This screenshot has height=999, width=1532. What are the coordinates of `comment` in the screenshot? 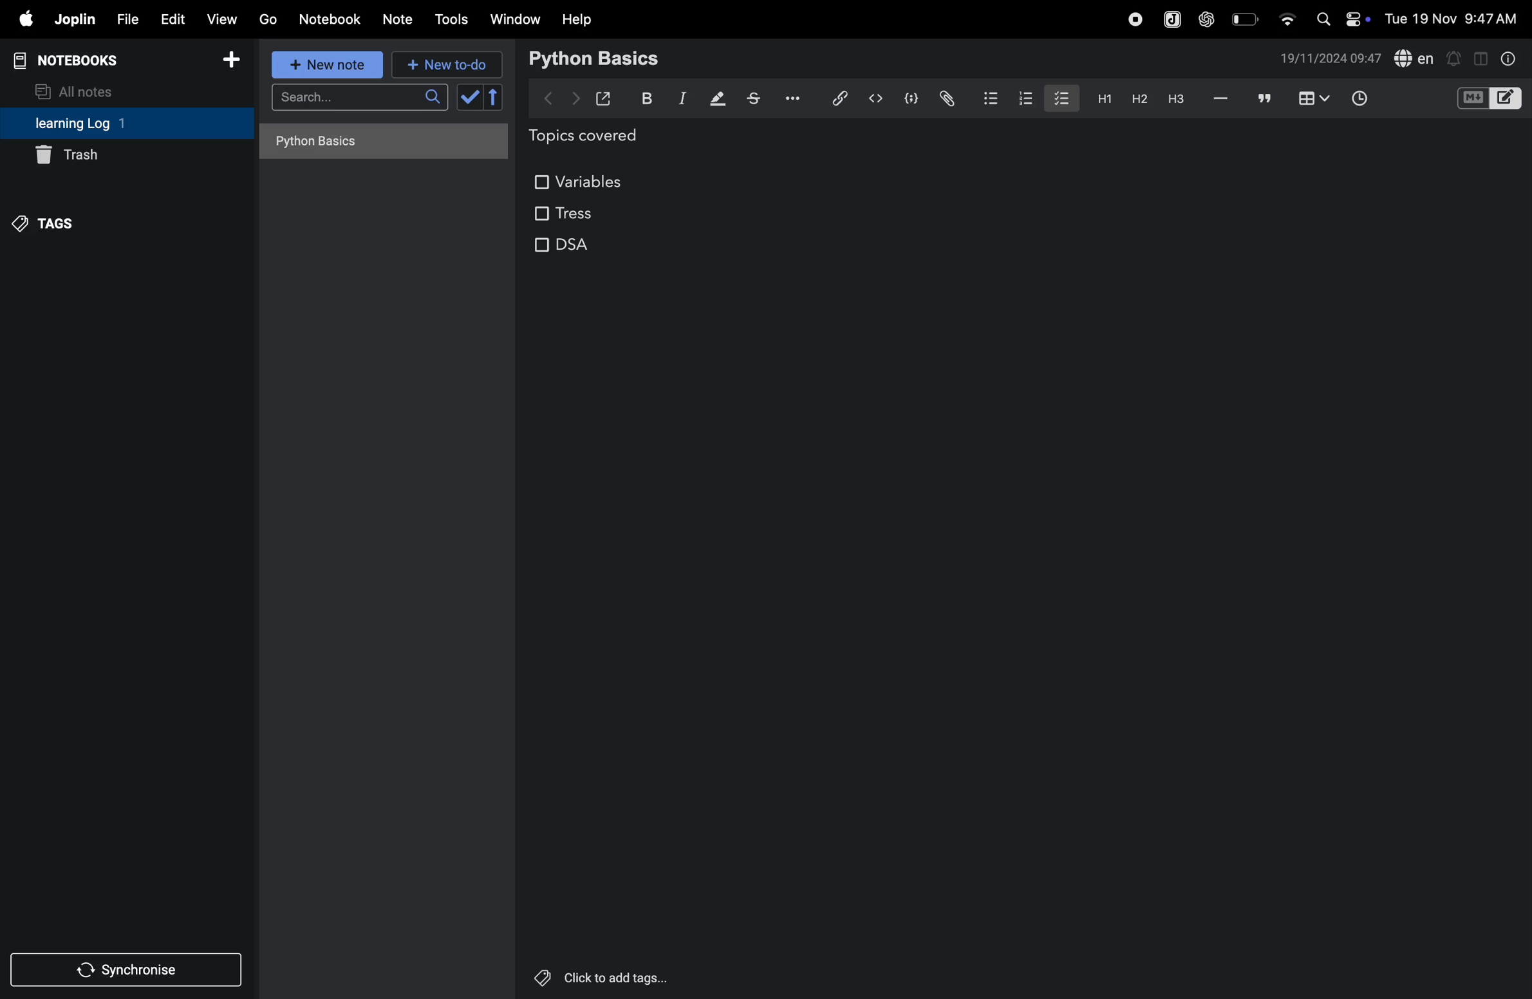 It's located at (1265, 100).